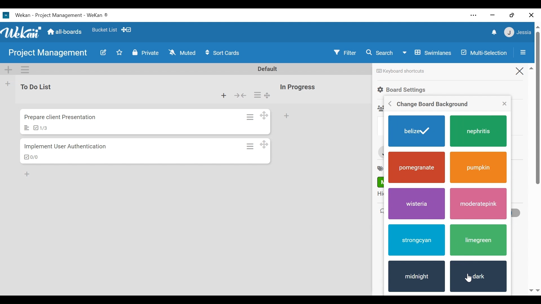 The height and width of the screenshot is (304, 541). I want to click on Add card to bottom of the list, so click(227, 96).